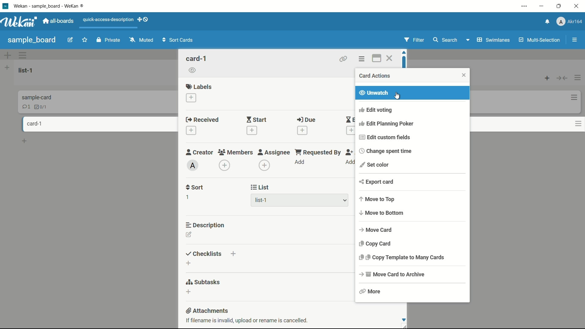 The image size is (585, 329). What do you see at coordinates (576, 7) in the screenshot?
I see `close app` at bounding box center [576, 7].